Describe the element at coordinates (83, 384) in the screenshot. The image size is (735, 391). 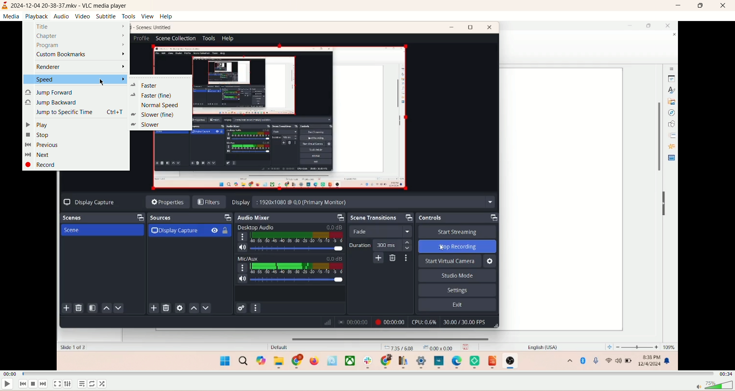
I see `playlist` at that location.